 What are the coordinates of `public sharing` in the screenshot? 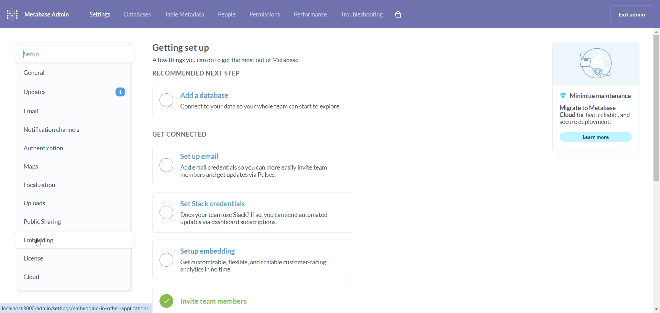 It's located at (64, 224).